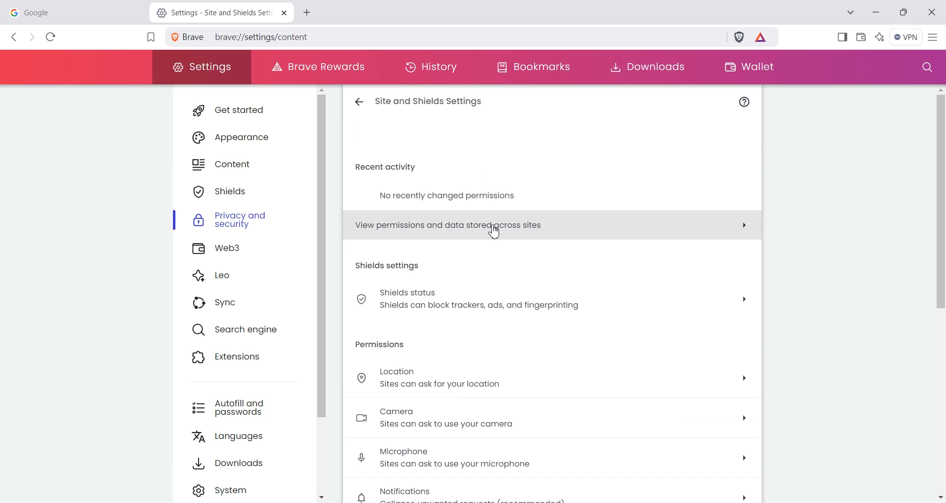  What do you see at coordinates (189, 37) in the screenshot?
I see `View site information` at bounding box center [189, 37].